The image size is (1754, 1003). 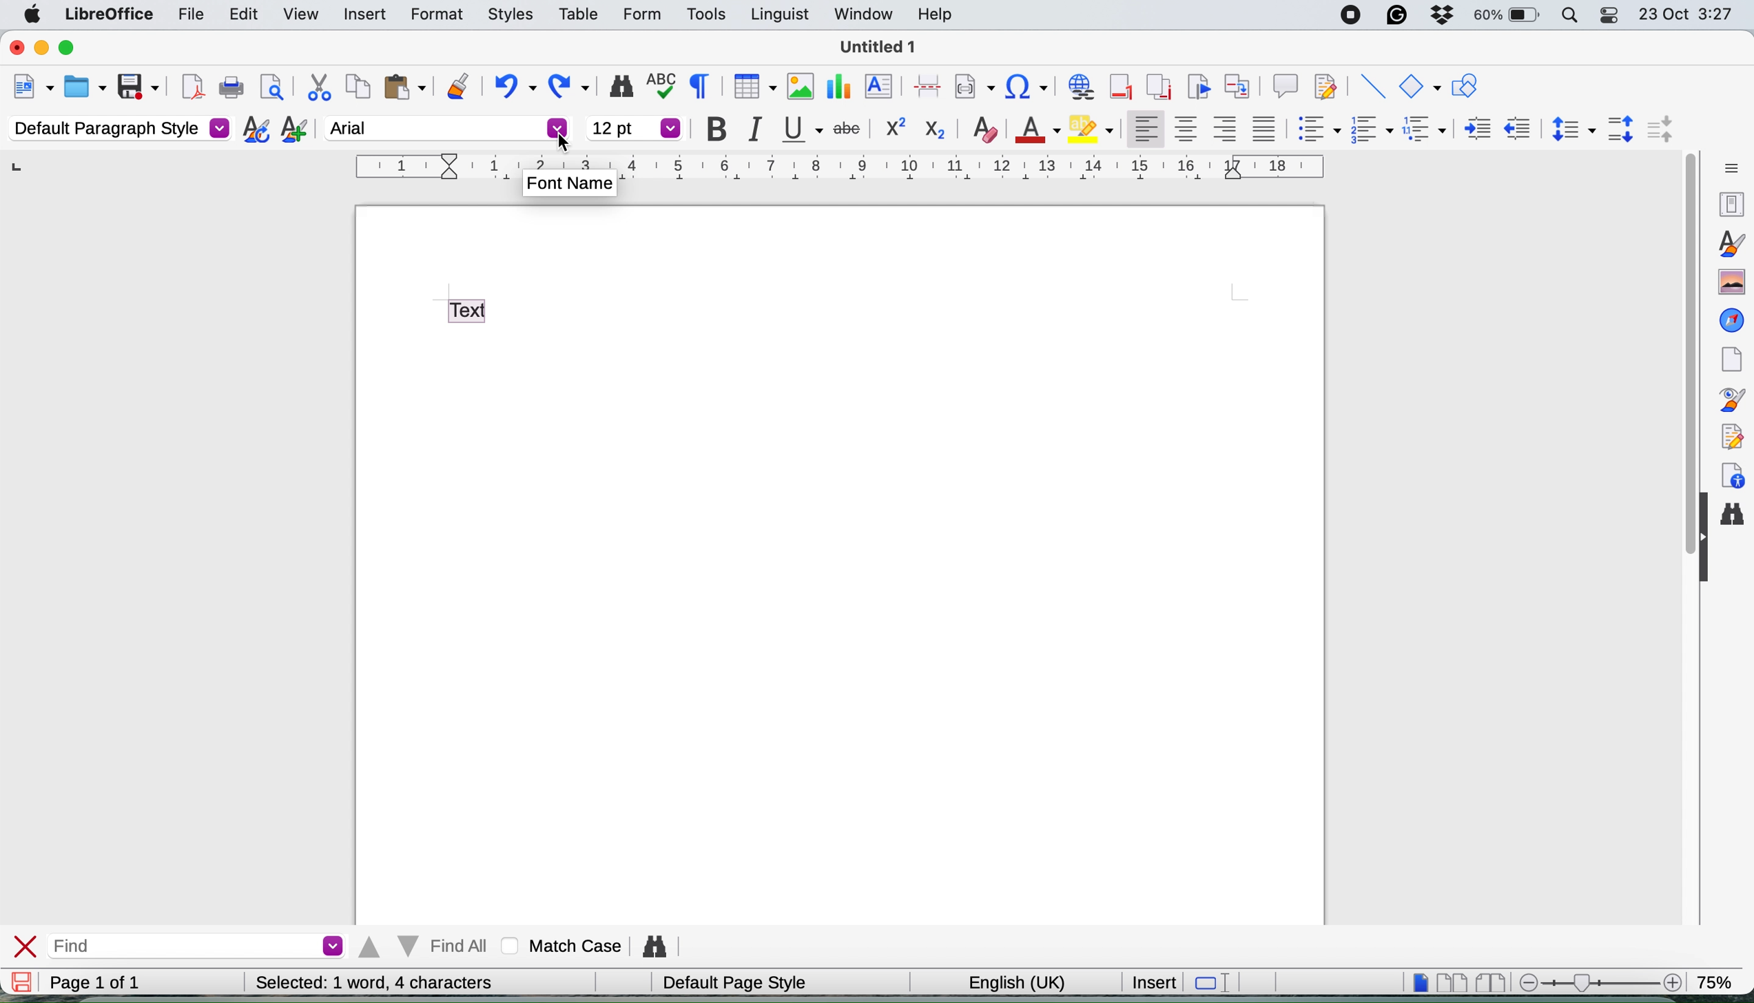 I want to click on show draw function, so click(x=1464, y=87).